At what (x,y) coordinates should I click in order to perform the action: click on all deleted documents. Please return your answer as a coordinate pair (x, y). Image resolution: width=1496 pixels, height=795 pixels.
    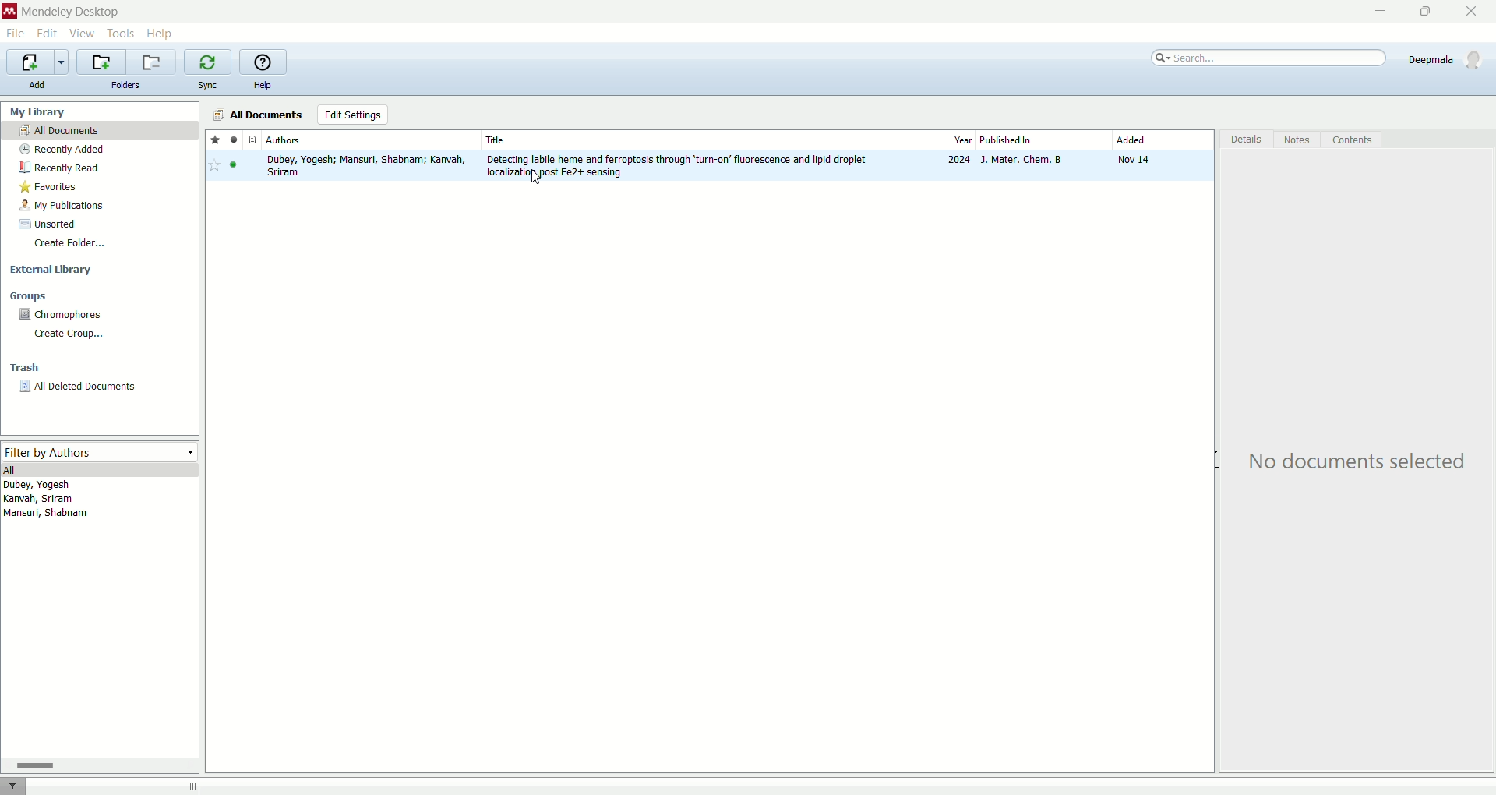
    Looking at the image, I should click on (93, 390).